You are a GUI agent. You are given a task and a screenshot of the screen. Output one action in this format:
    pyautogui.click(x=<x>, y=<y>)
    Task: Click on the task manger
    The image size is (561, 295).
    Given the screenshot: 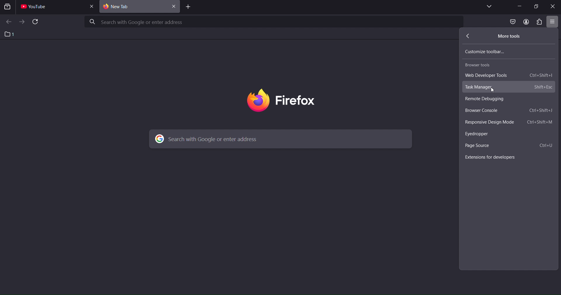 What is the action you would take?
    pyautogui.click(x=480, y=87)
    